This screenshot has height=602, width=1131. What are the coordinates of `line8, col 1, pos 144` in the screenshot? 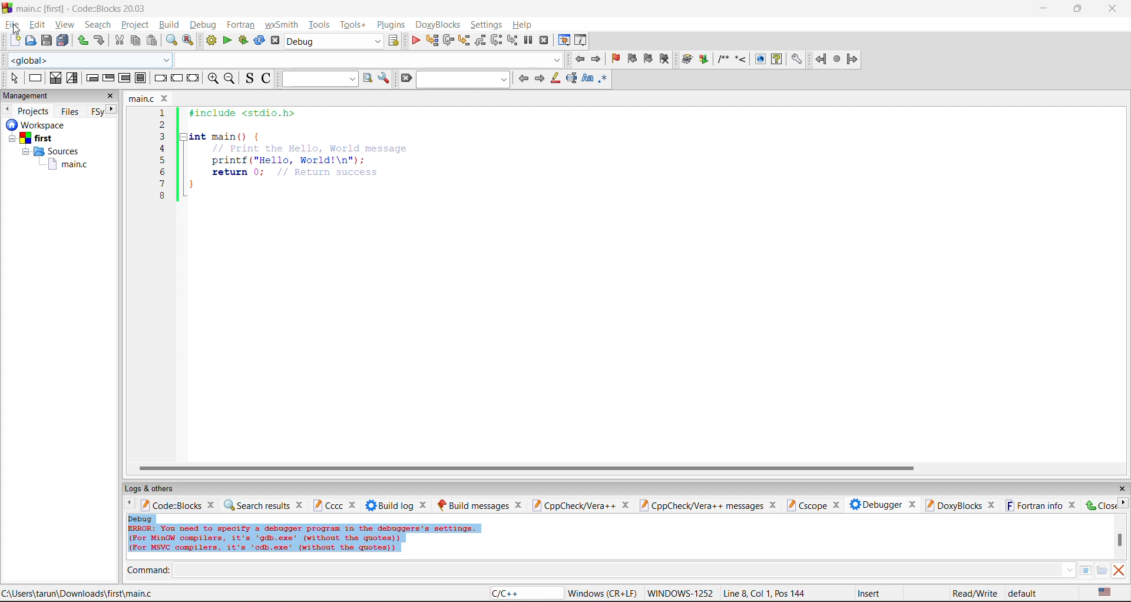 It's located at (766, 593).